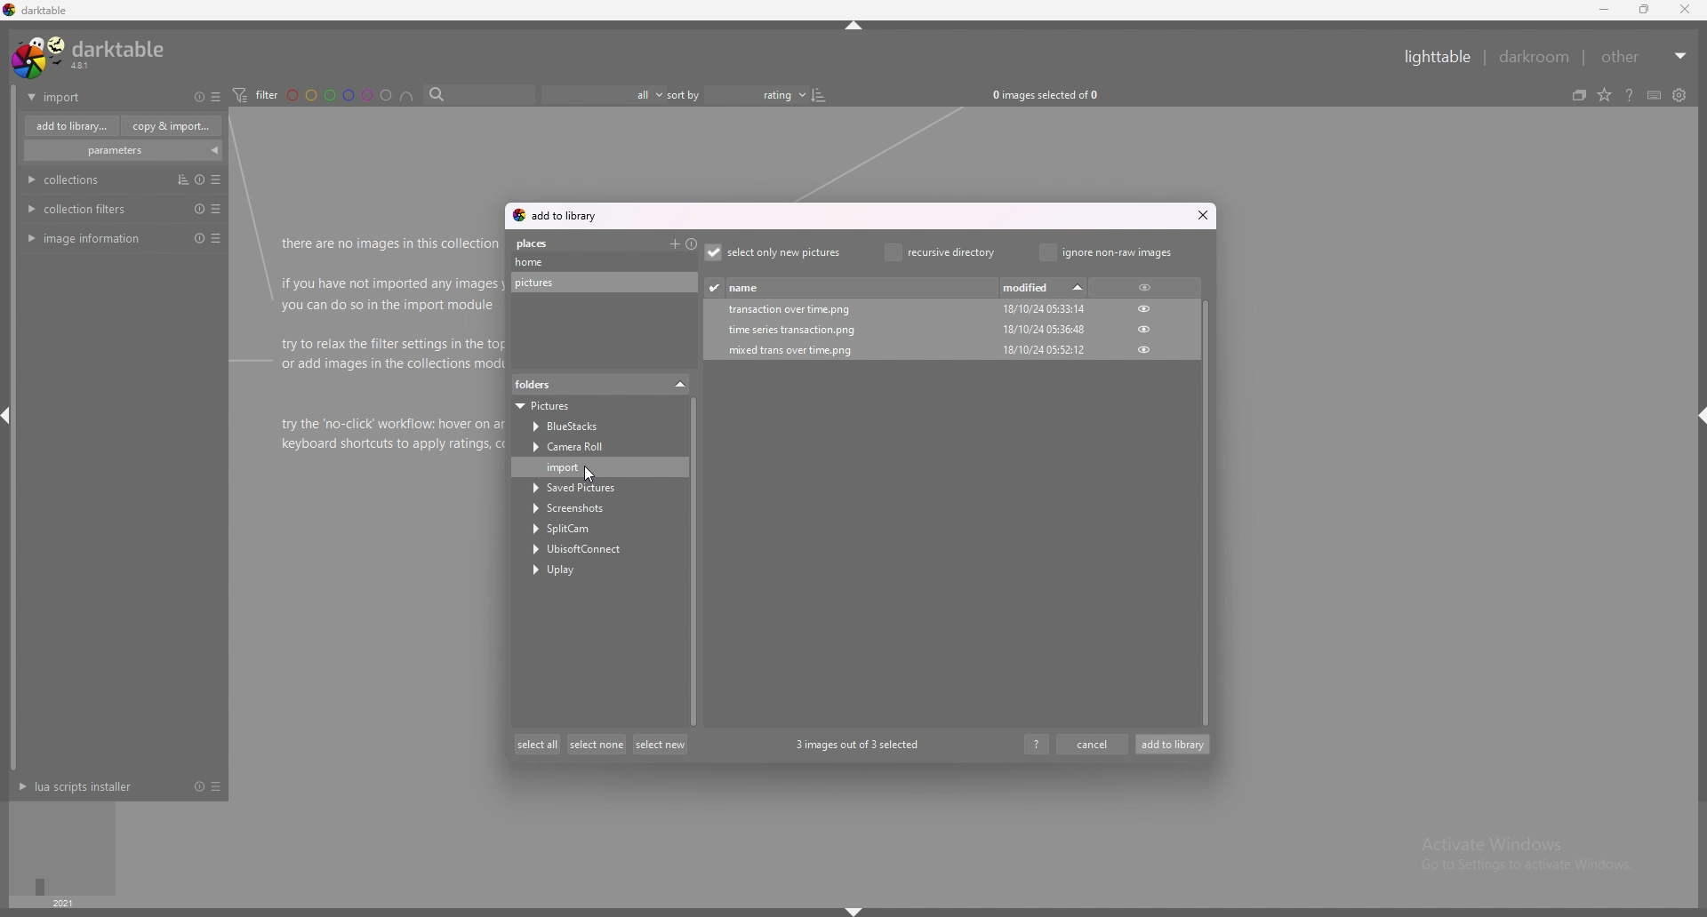 The image size is (1707, 917). What do you see at coordinates (603, 384) in the screenshot?
I see `folders` at bounding box center [603, 384].